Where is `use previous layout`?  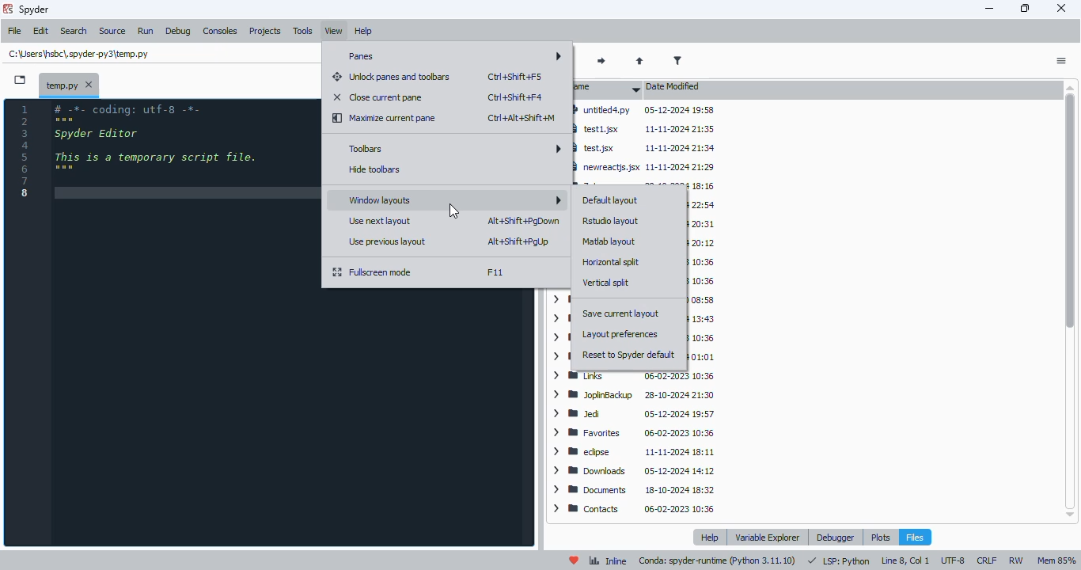 use previous layout is located at coordinates (385, 242).